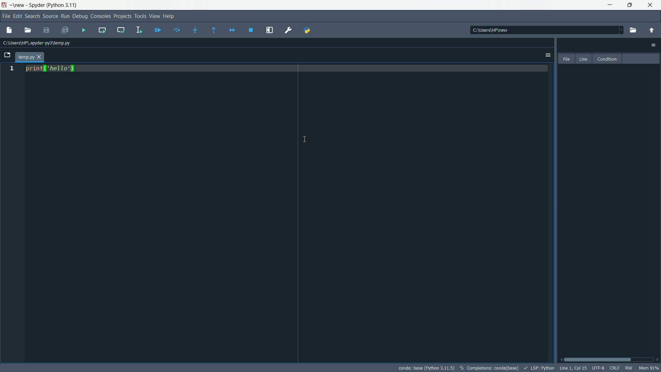 This screenshot has width=661, height=372. I want to click on maximize, so click(631, 5).